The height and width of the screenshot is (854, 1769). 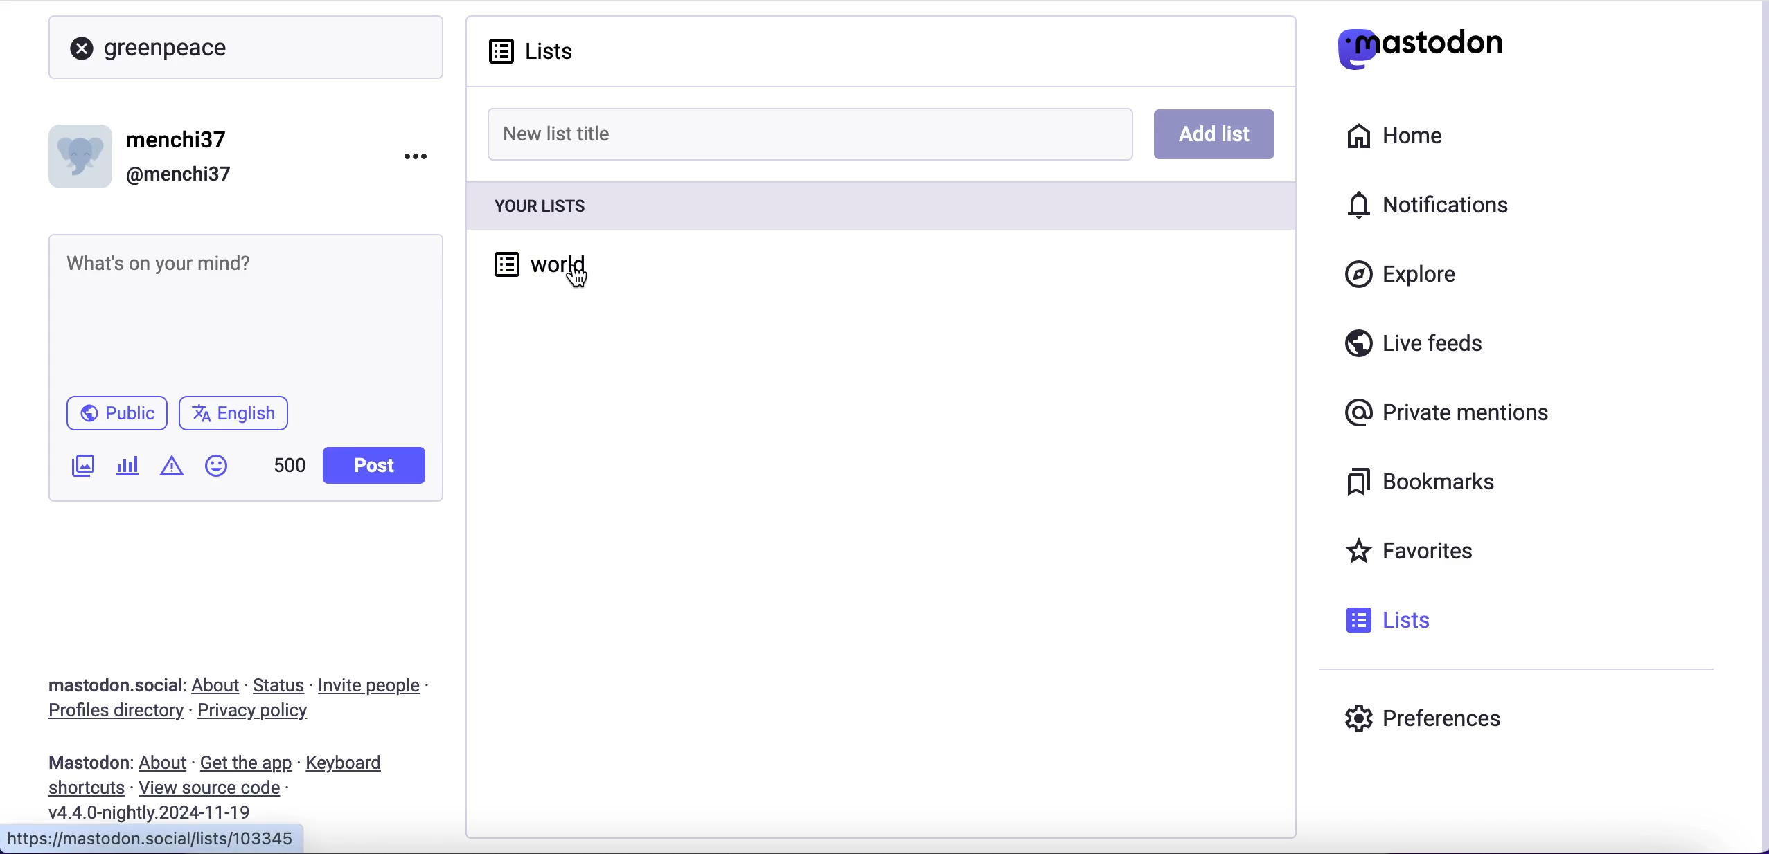 What do you see at coordinates (1420, 45) in the screenshot?
I see `mastodon logo` at bounding box center [1420, 45].